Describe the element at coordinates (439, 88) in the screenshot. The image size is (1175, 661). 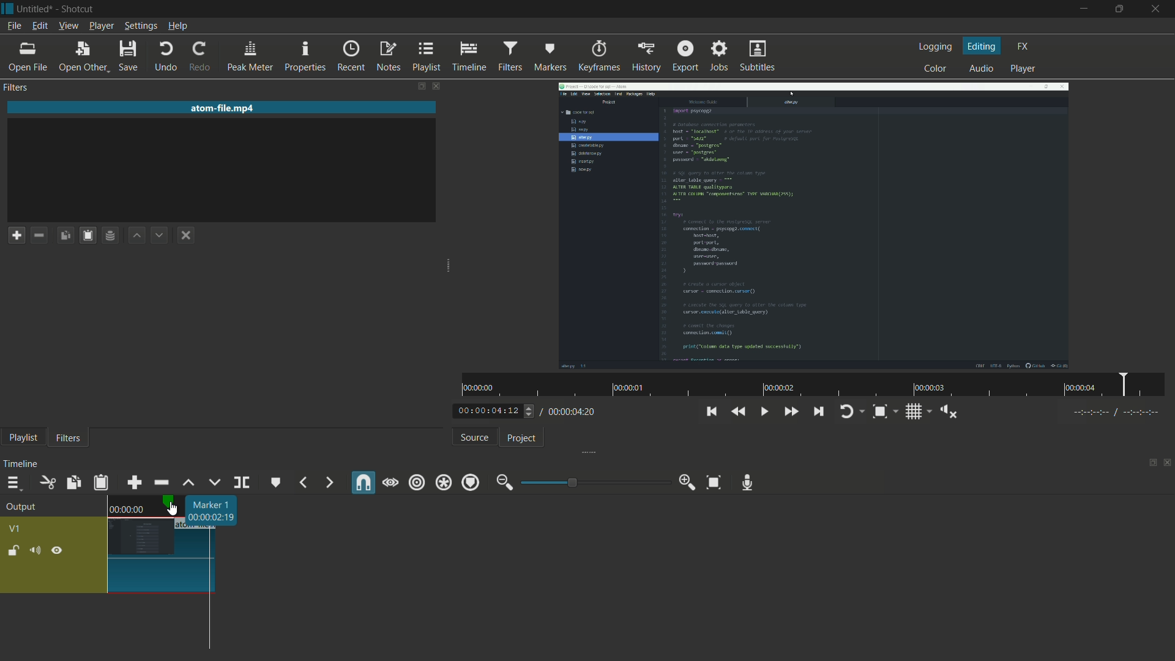
I see `close filter` at that location.